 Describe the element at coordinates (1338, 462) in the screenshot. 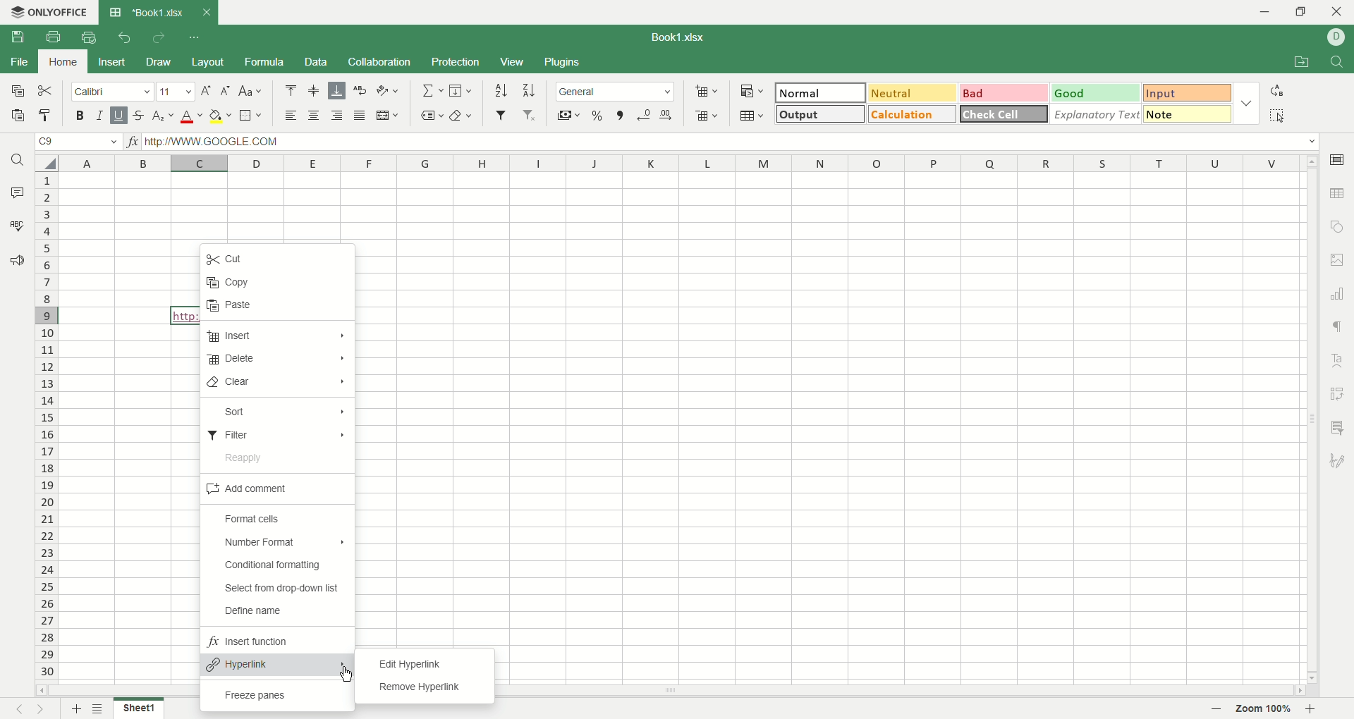

I see `signature settings` at that location.